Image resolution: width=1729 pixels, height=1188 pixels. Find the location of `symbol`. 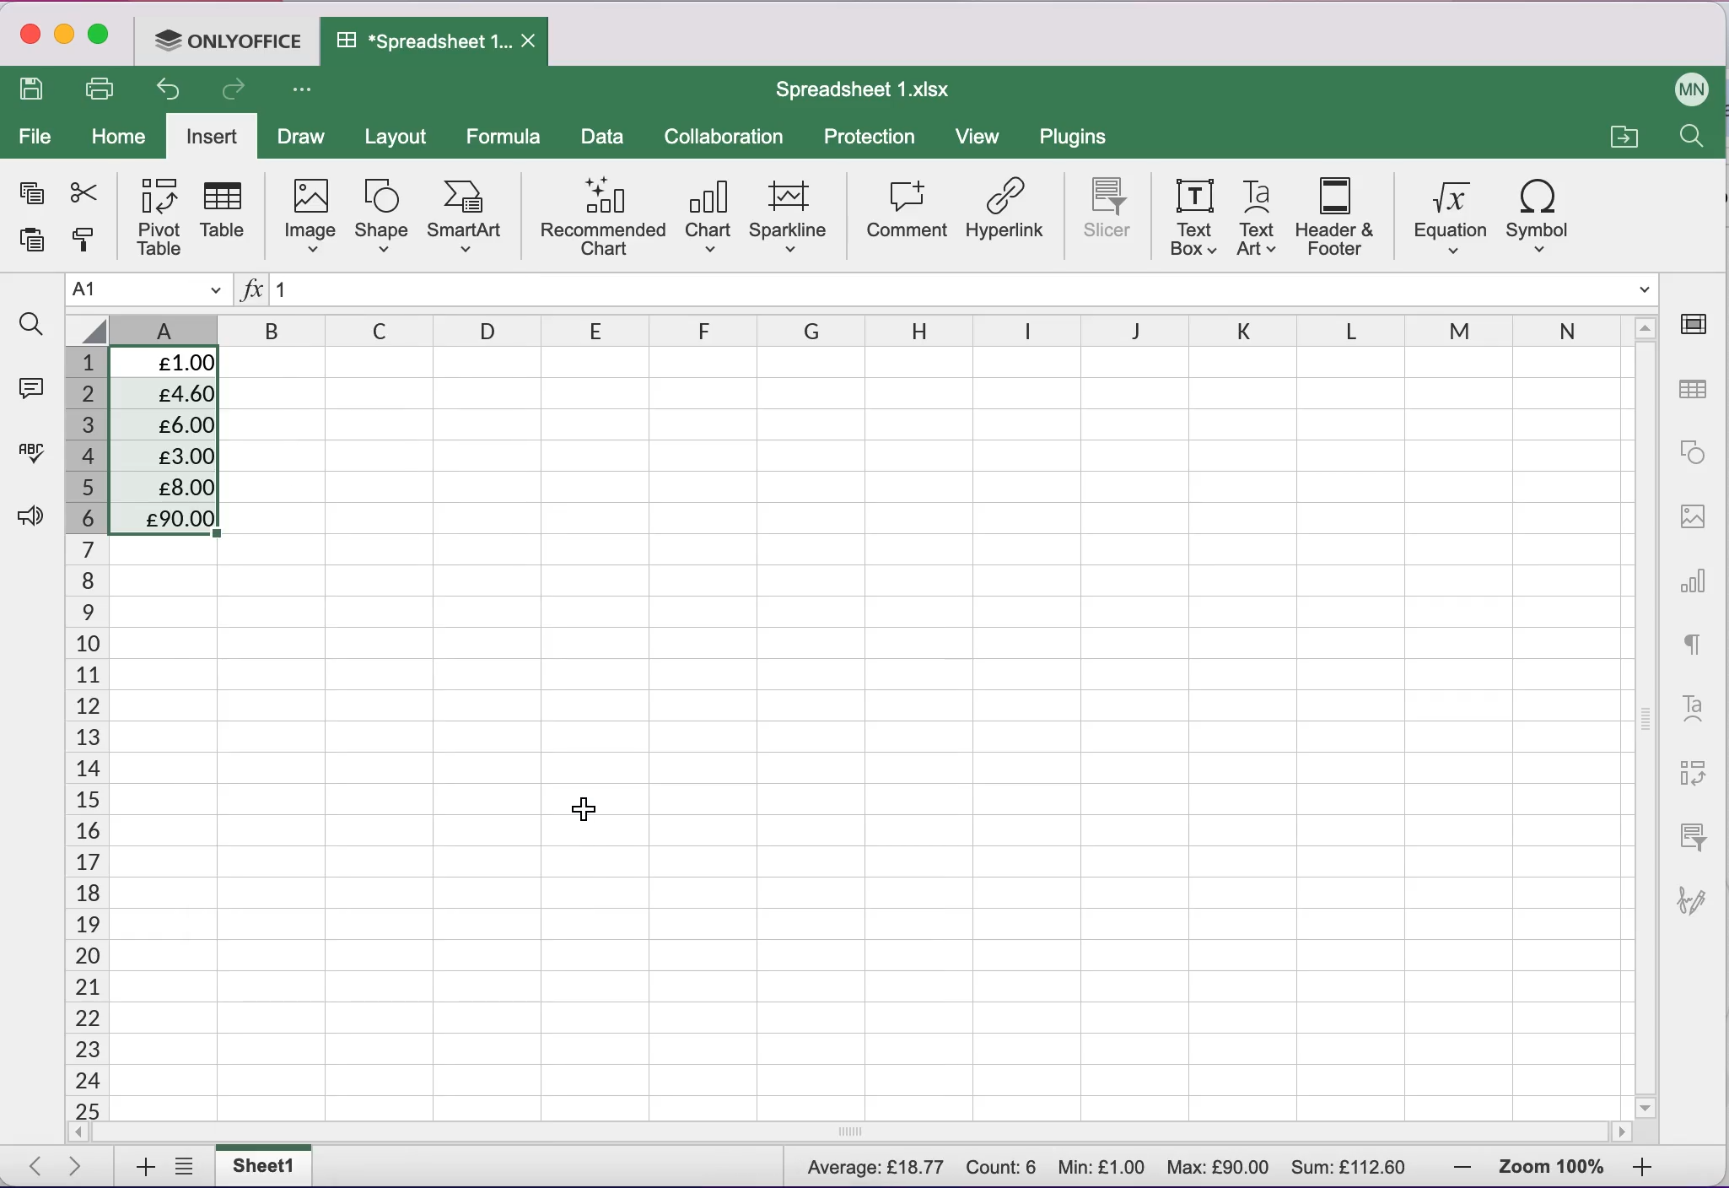

symbol is located at coordinates (1543, 215).